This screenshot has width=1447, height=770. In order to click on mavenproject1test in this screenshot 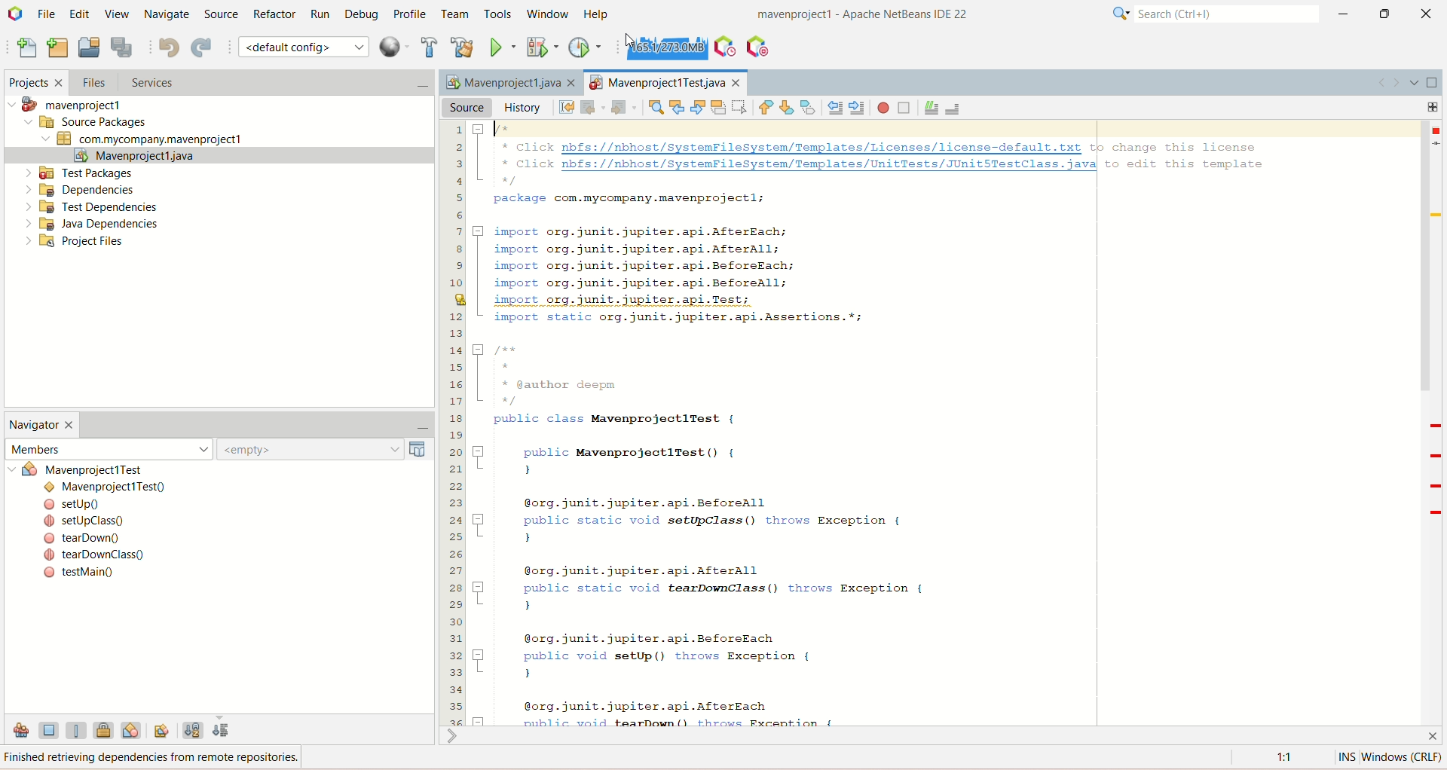, I will do `click(74, 467)`.